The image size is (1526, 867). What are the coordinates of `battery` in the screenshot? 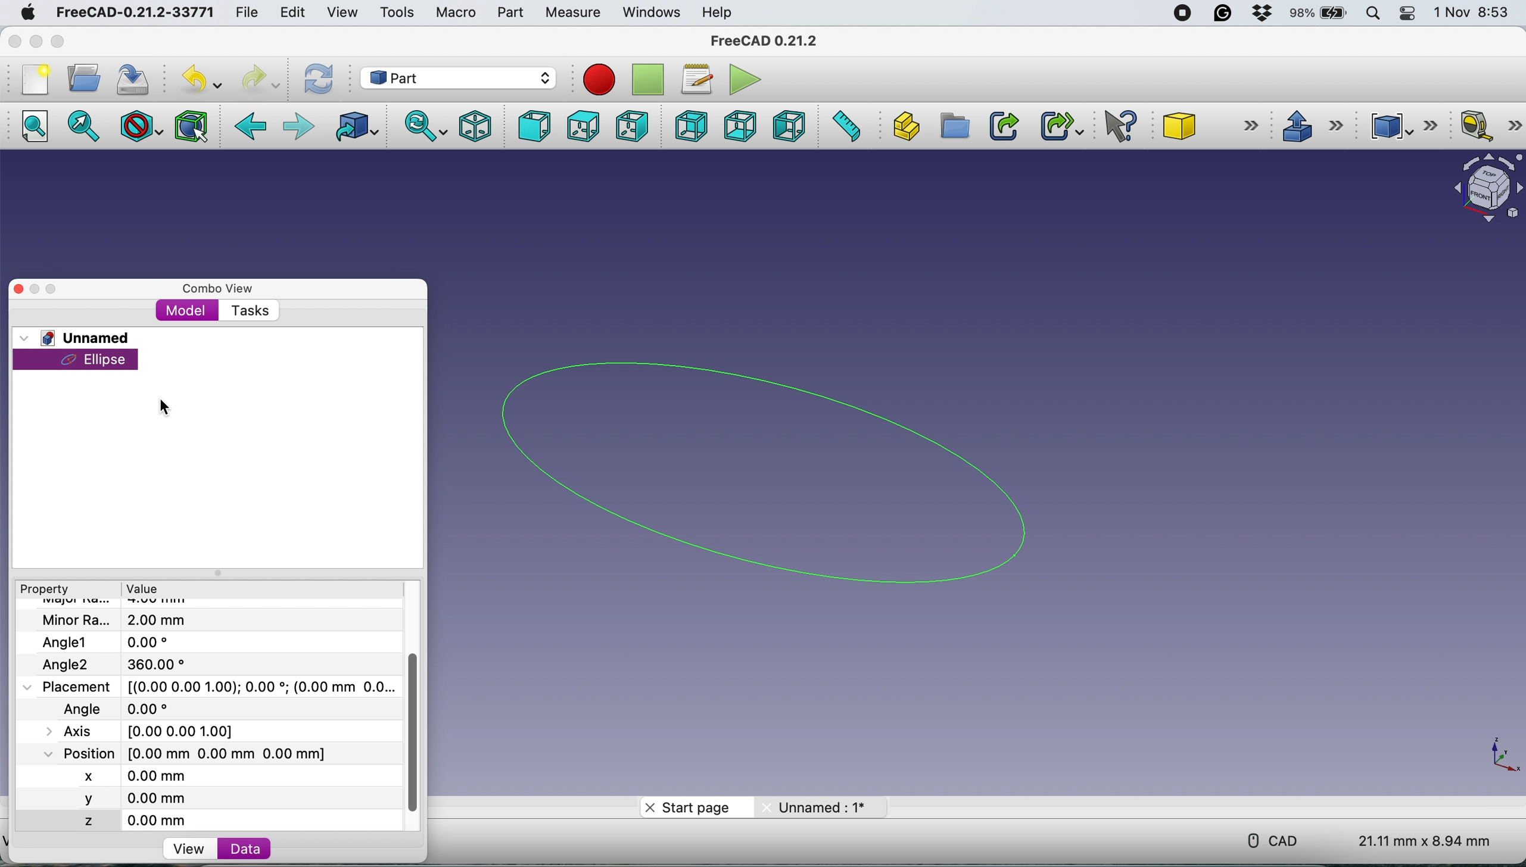 It's located at (1318, 15).